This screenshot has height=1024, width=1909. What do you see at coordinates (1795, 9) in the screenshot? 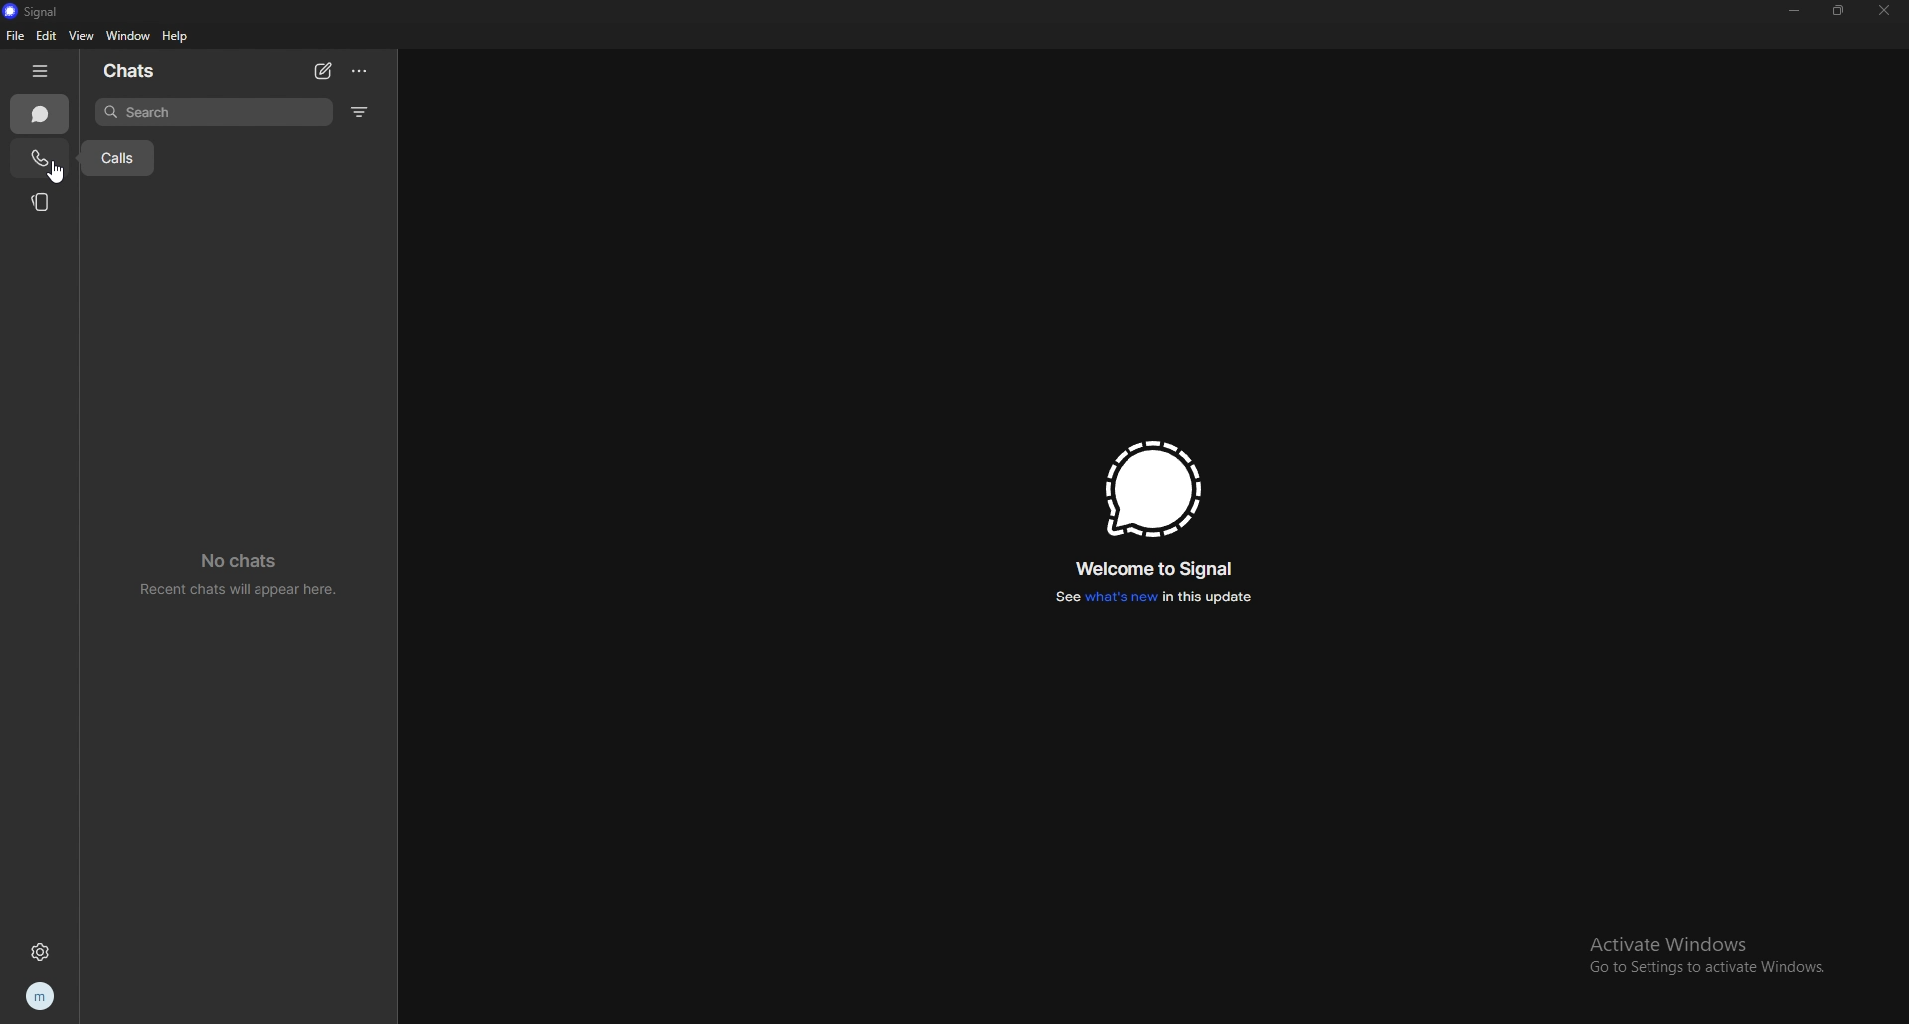
I see `minimize` at bounding box center [1795, 9].